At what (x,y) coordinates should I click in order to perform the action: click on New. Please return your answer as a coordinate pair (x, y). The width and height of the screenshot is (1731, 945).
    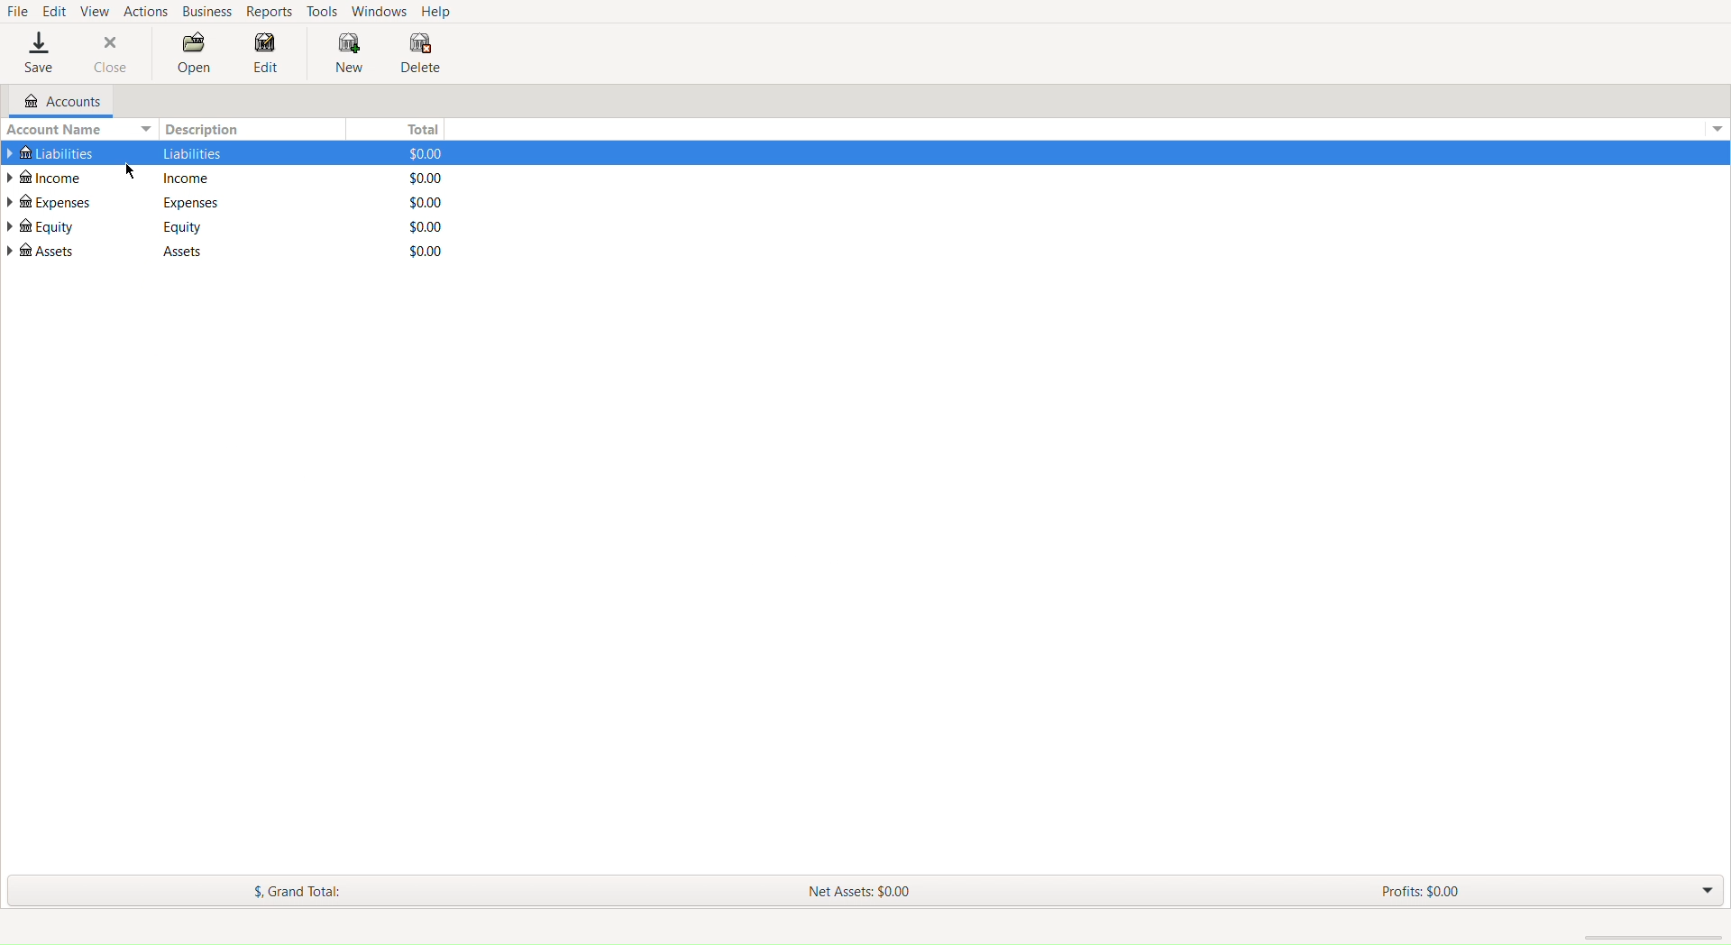
    Looking at the image, I should click on (347, 56).